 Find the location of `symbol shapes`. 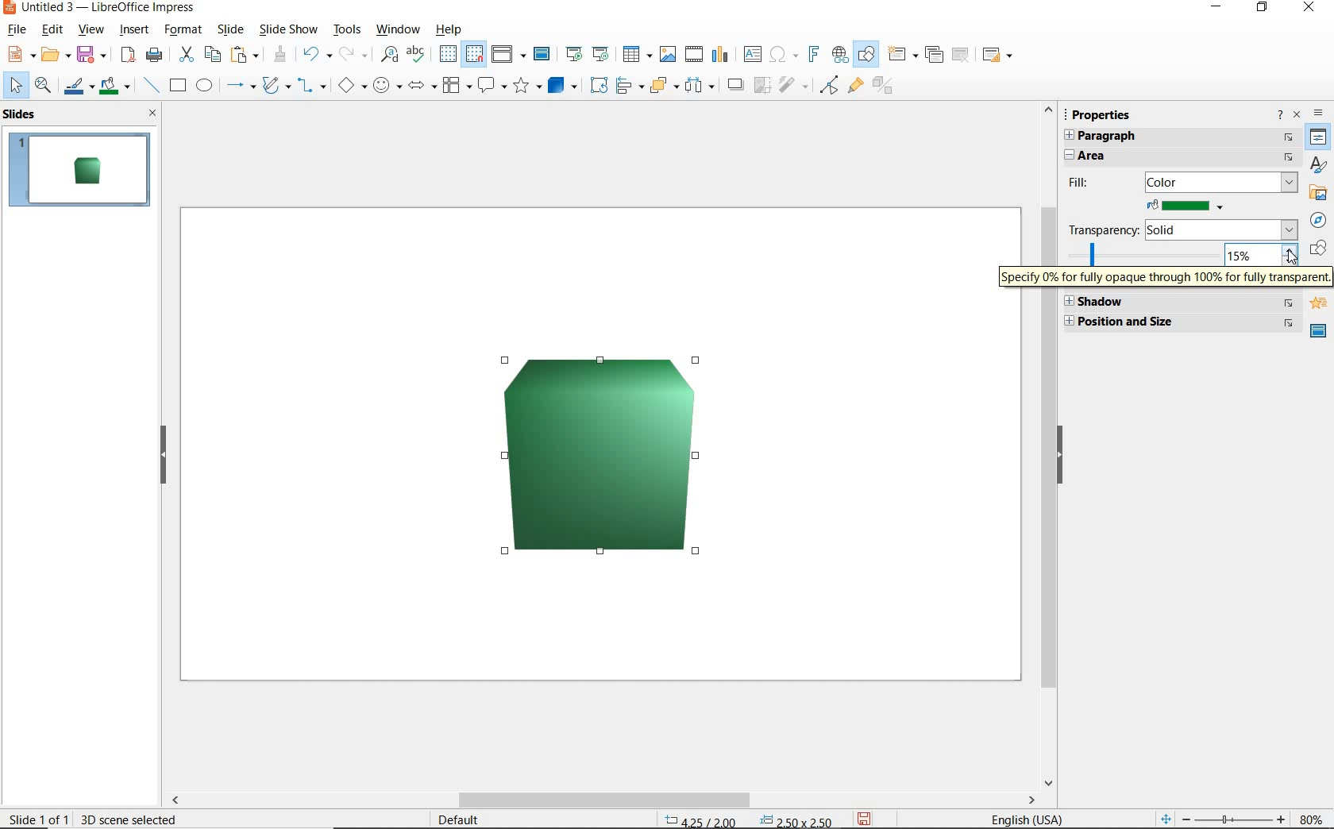

symbol shapes is located at coordinates (388, 85).